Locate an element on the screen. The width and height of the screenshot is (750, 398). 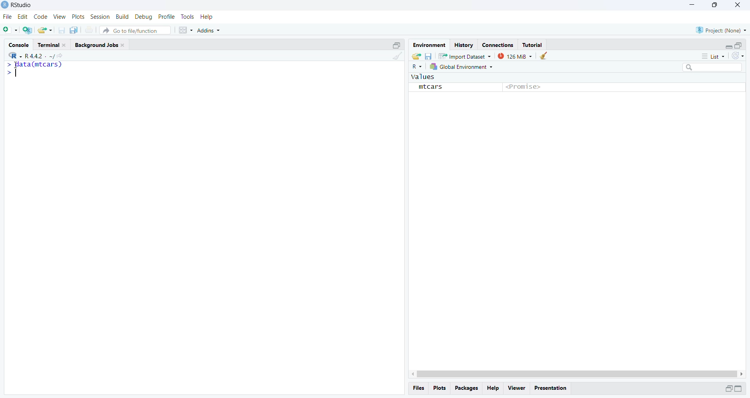
values is located at coordinates (424, 77).